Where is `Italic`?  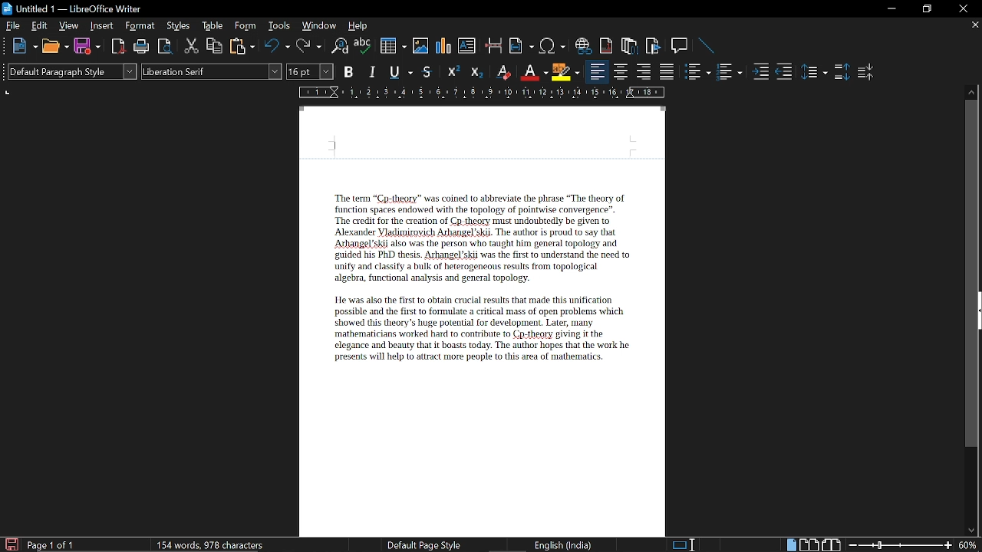
Italic is located at coordinates (372, 71).